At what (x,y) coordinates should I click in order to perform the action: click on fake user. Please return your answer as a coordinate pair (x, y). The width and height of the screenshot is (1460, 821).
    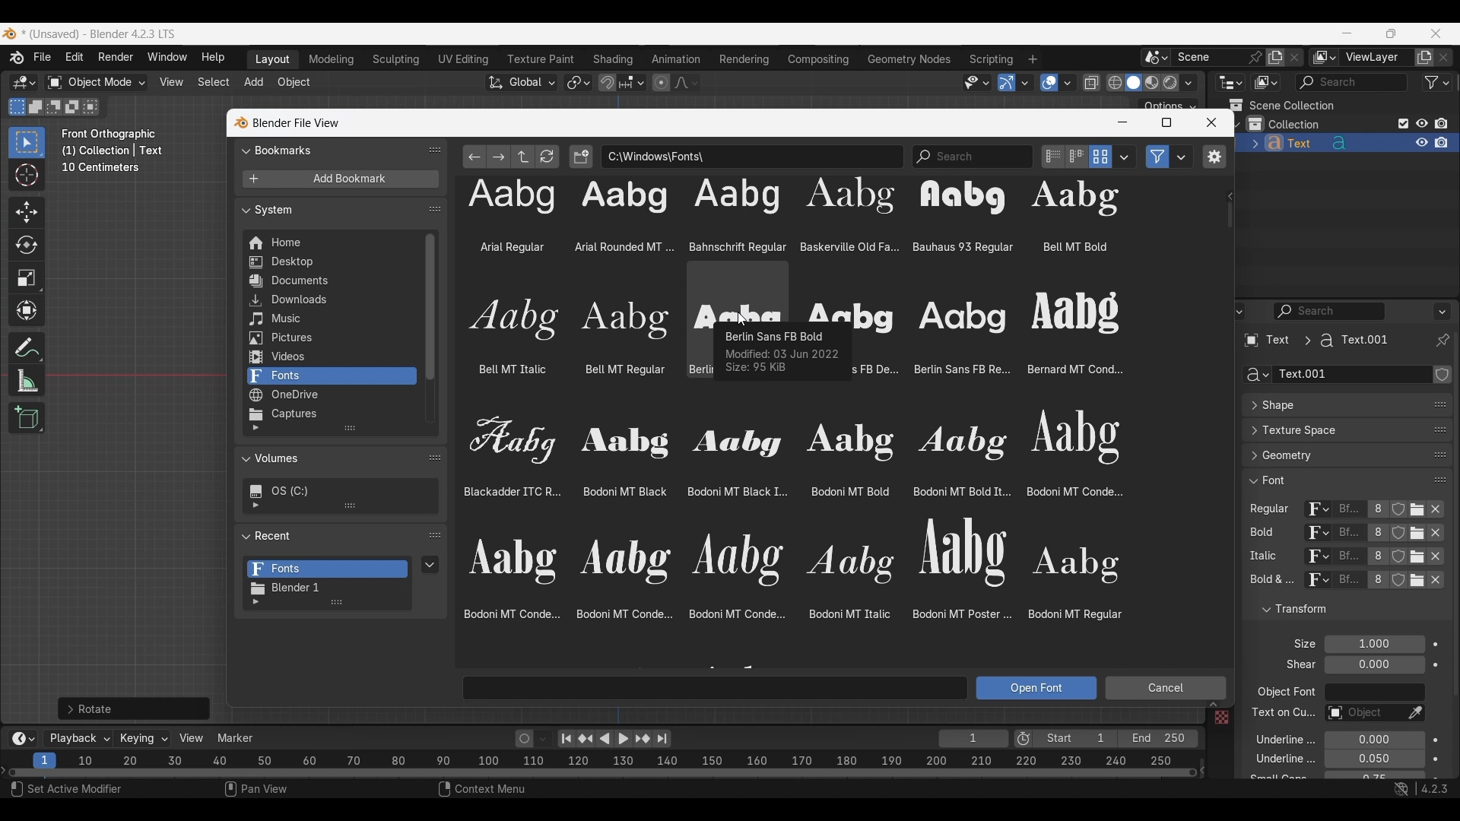
    Looking at the image, I should click on (1401, 586).